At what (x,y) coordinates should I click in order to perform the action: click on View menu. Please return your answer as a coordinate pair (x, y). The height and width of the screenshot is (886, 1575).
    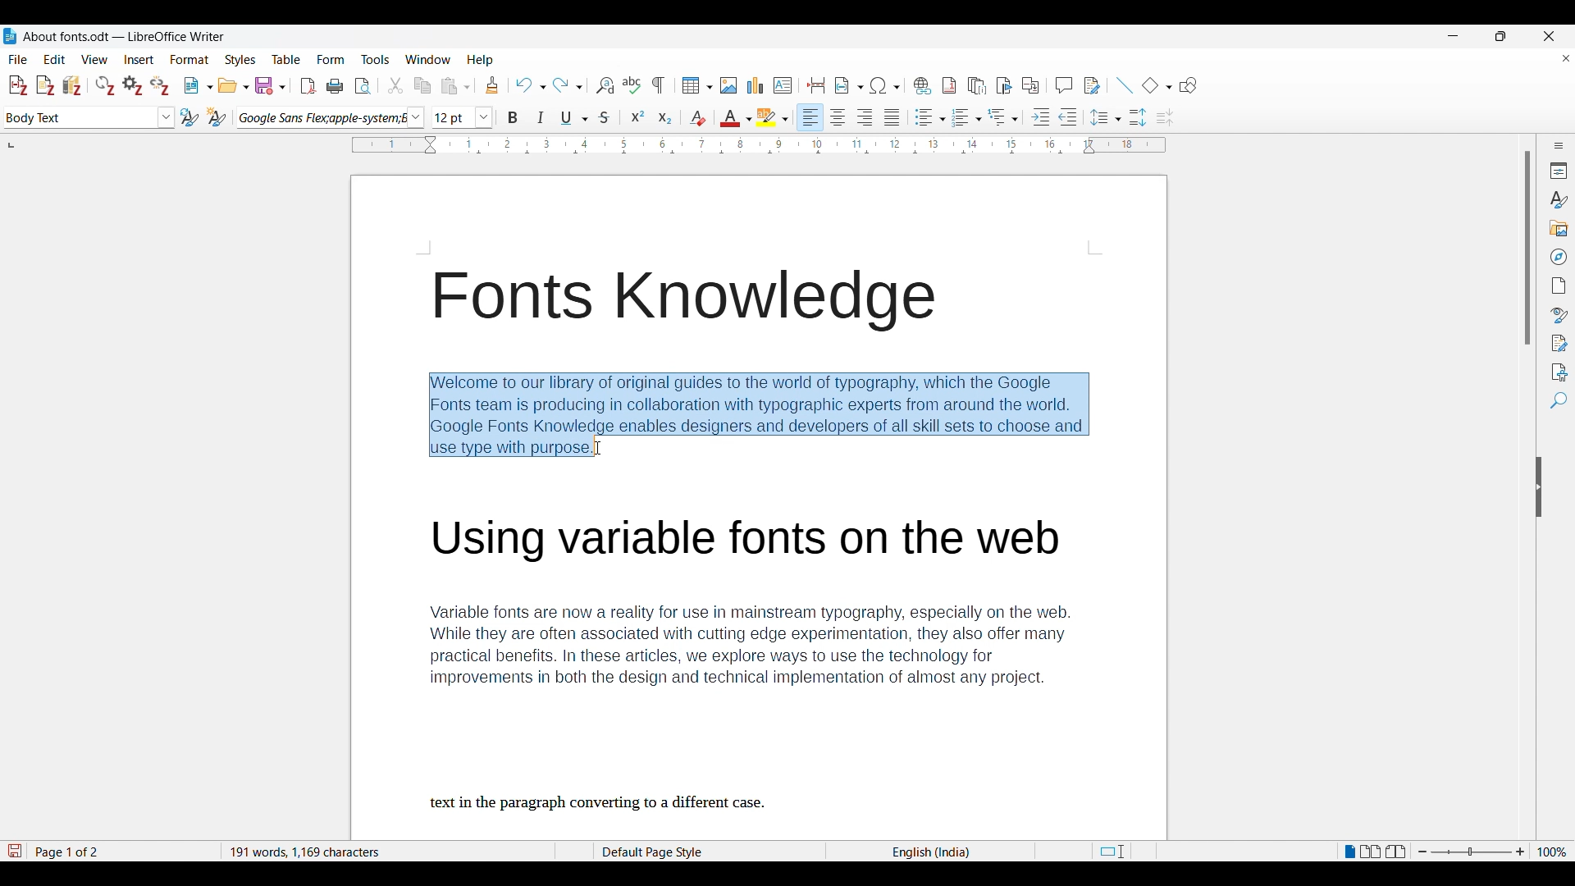
    Looking at the image, I should click on (95, 60).